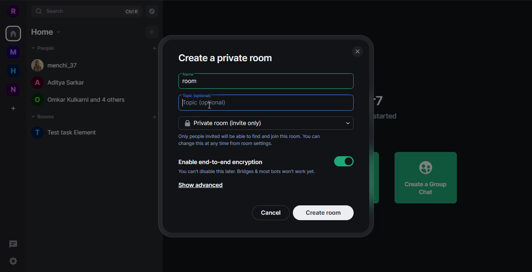  What do you see at coordinates (44, 48) in the screenshot?
I see `people` at bounding box center [44, 48].